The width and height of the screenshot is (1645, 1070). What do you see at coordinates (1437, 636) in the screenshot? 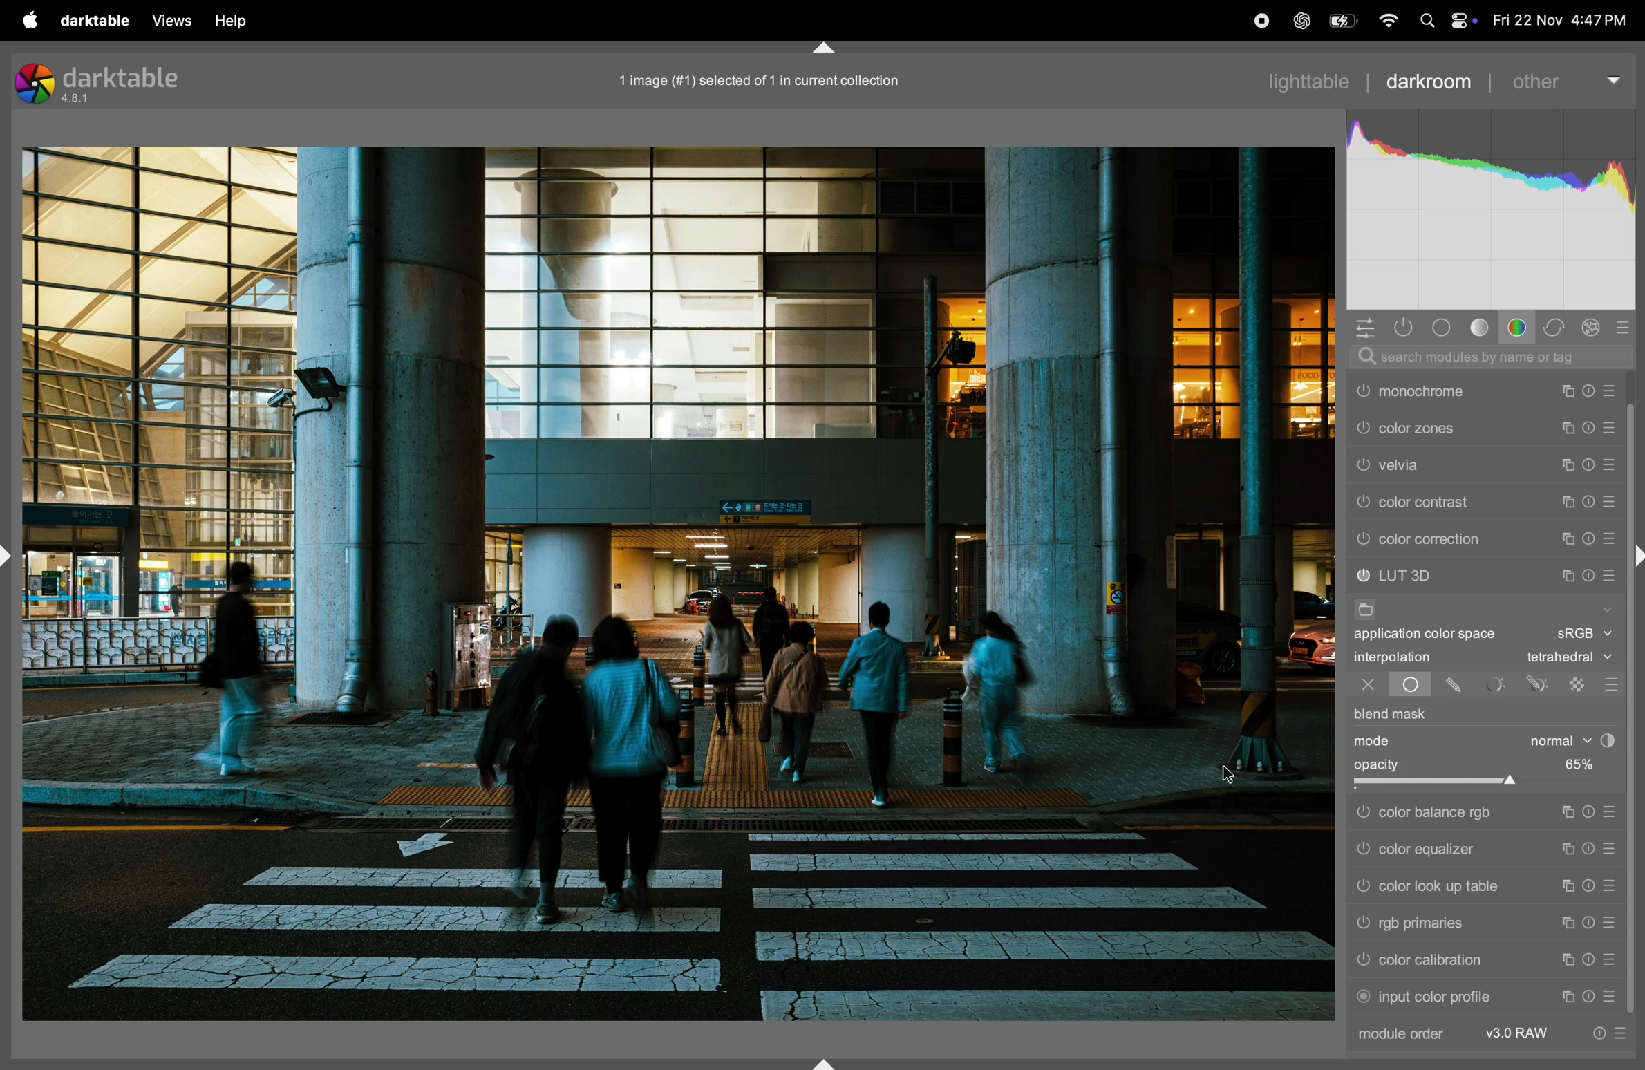
I see `application color space` at bounding box center [1437, 636].